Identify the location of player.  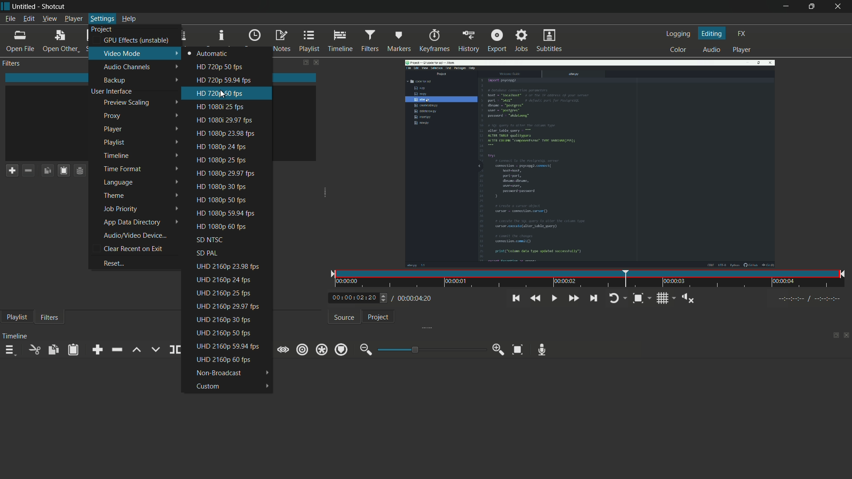
(140, 130).